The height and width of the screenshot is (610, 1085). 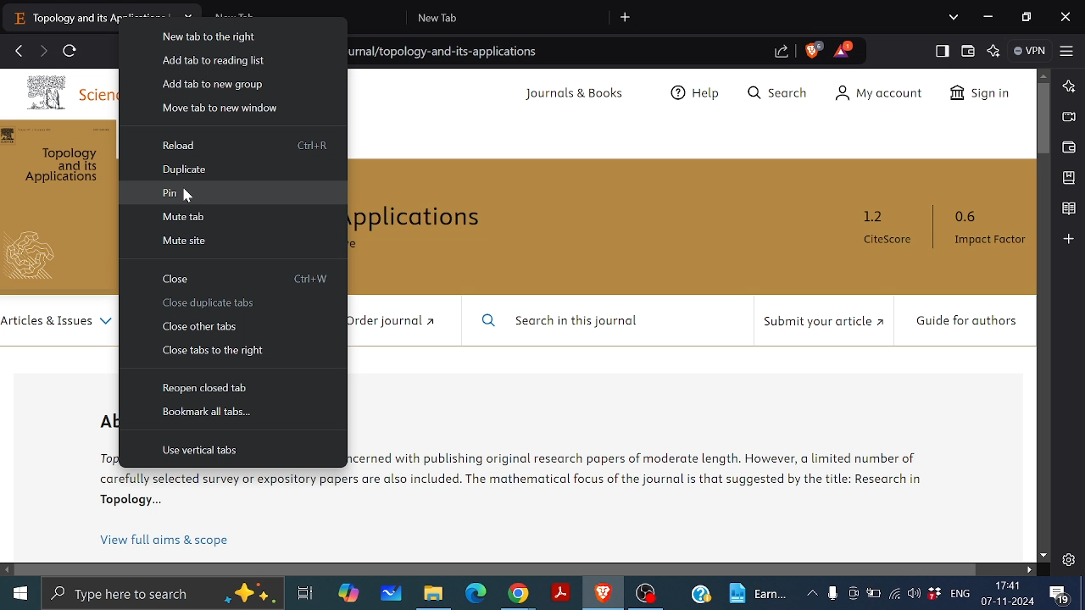 What do you see at coordinates (1069, 147) in the screenshot?
I see `Brave wallet` at bounding box center [1069, 147].